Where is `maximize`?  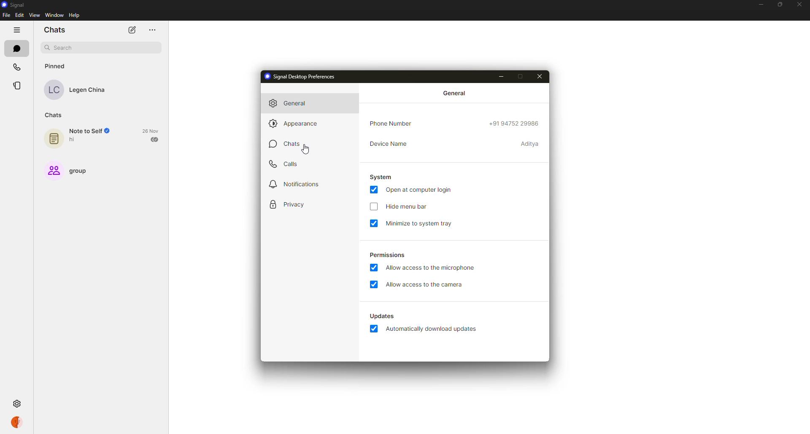
maximize is located at coordinates (522, 77).